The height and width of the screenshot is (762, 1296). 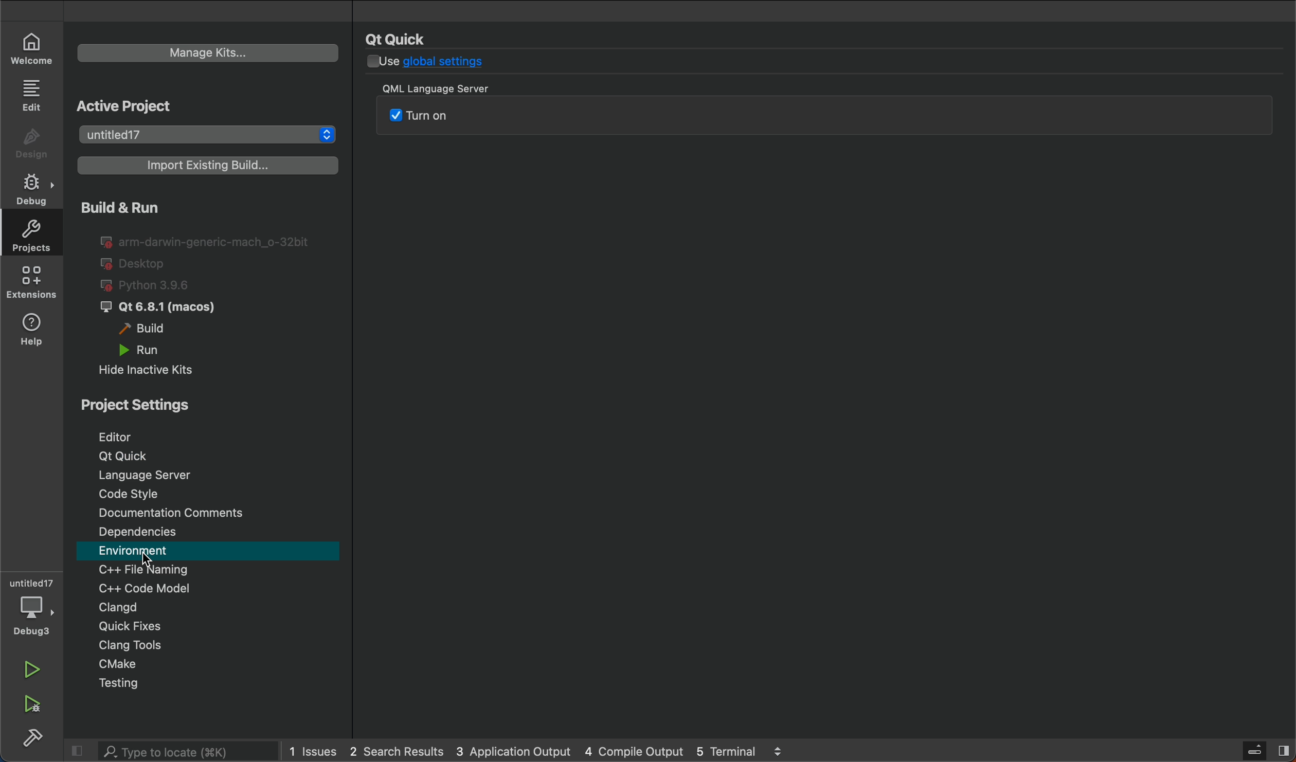 I want to click on Clangd, so click(x=205, y=607).